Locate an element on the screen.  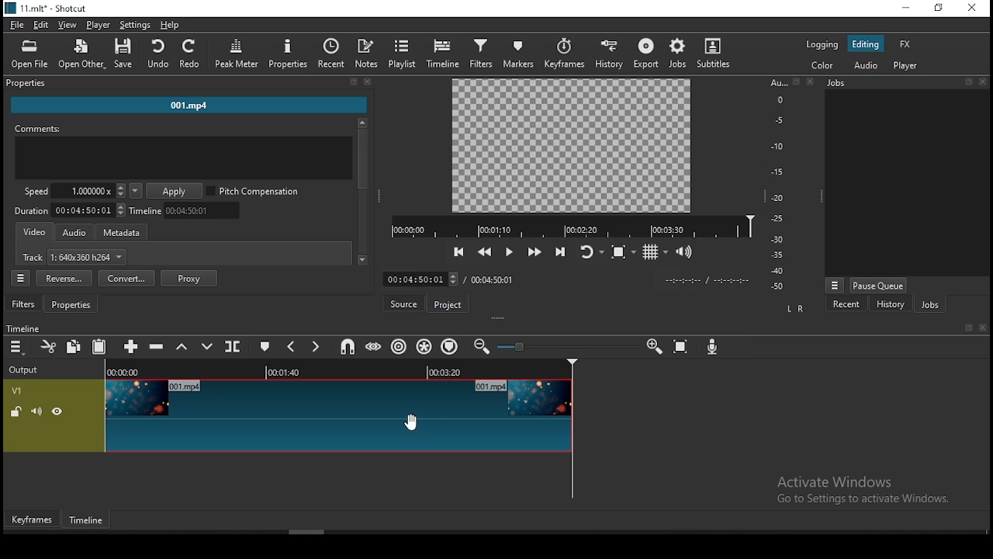
save is located at coordinates (126, 53).